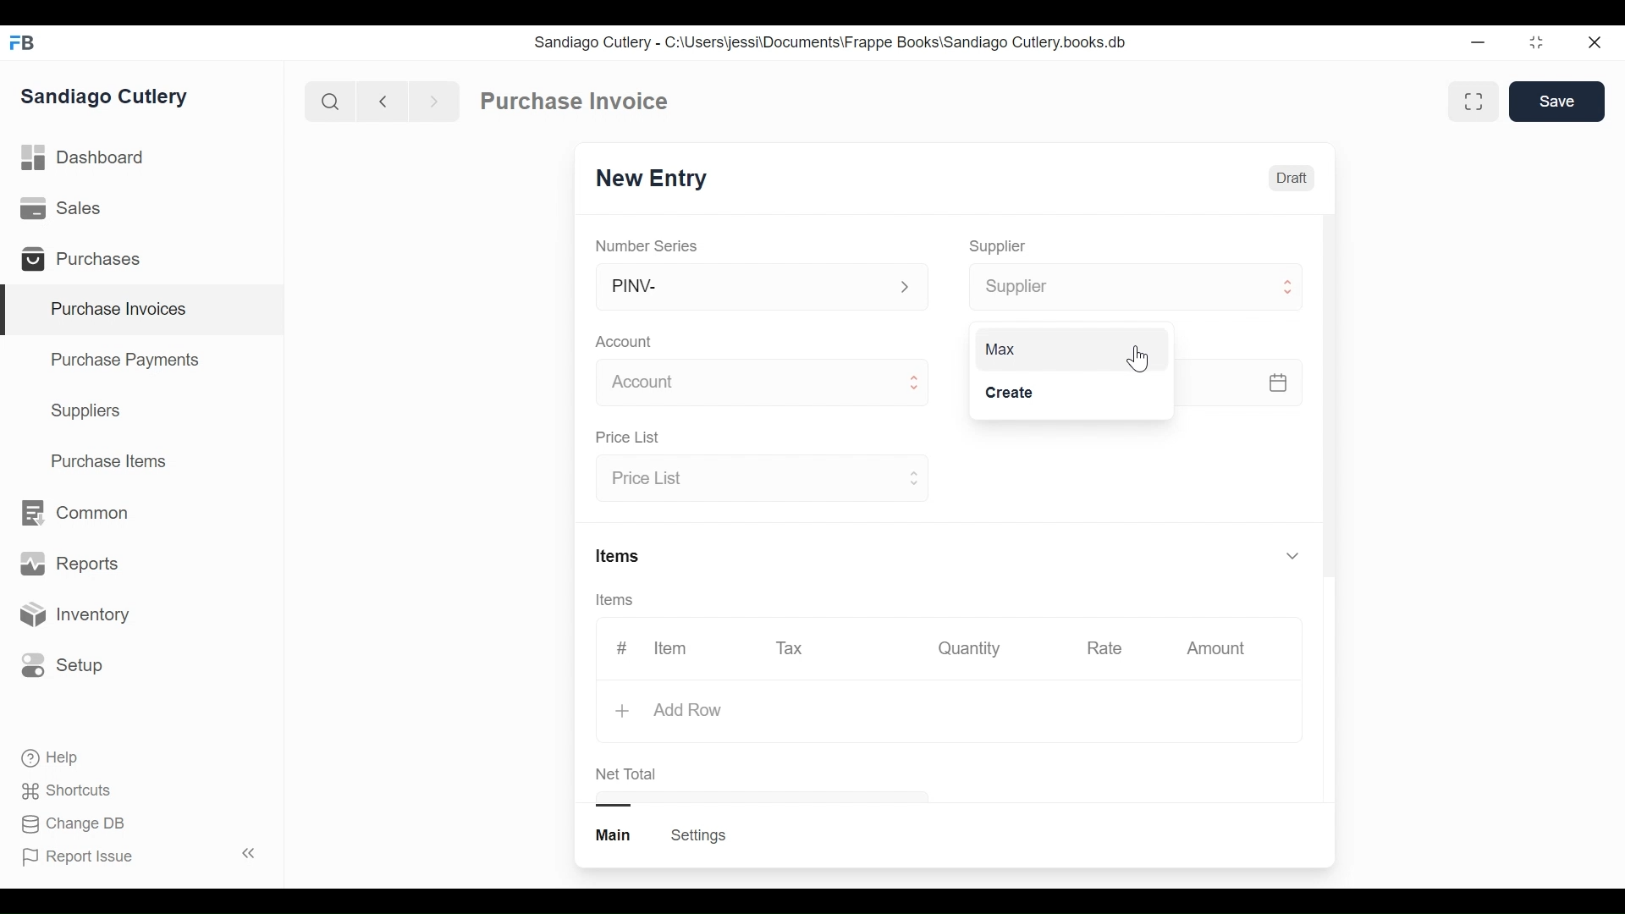 This screenshot has width=1625, height=914. What do you see at coordinates (63, 664) in the screenshot?
I see `Setup` at bounding box center [63, 664].